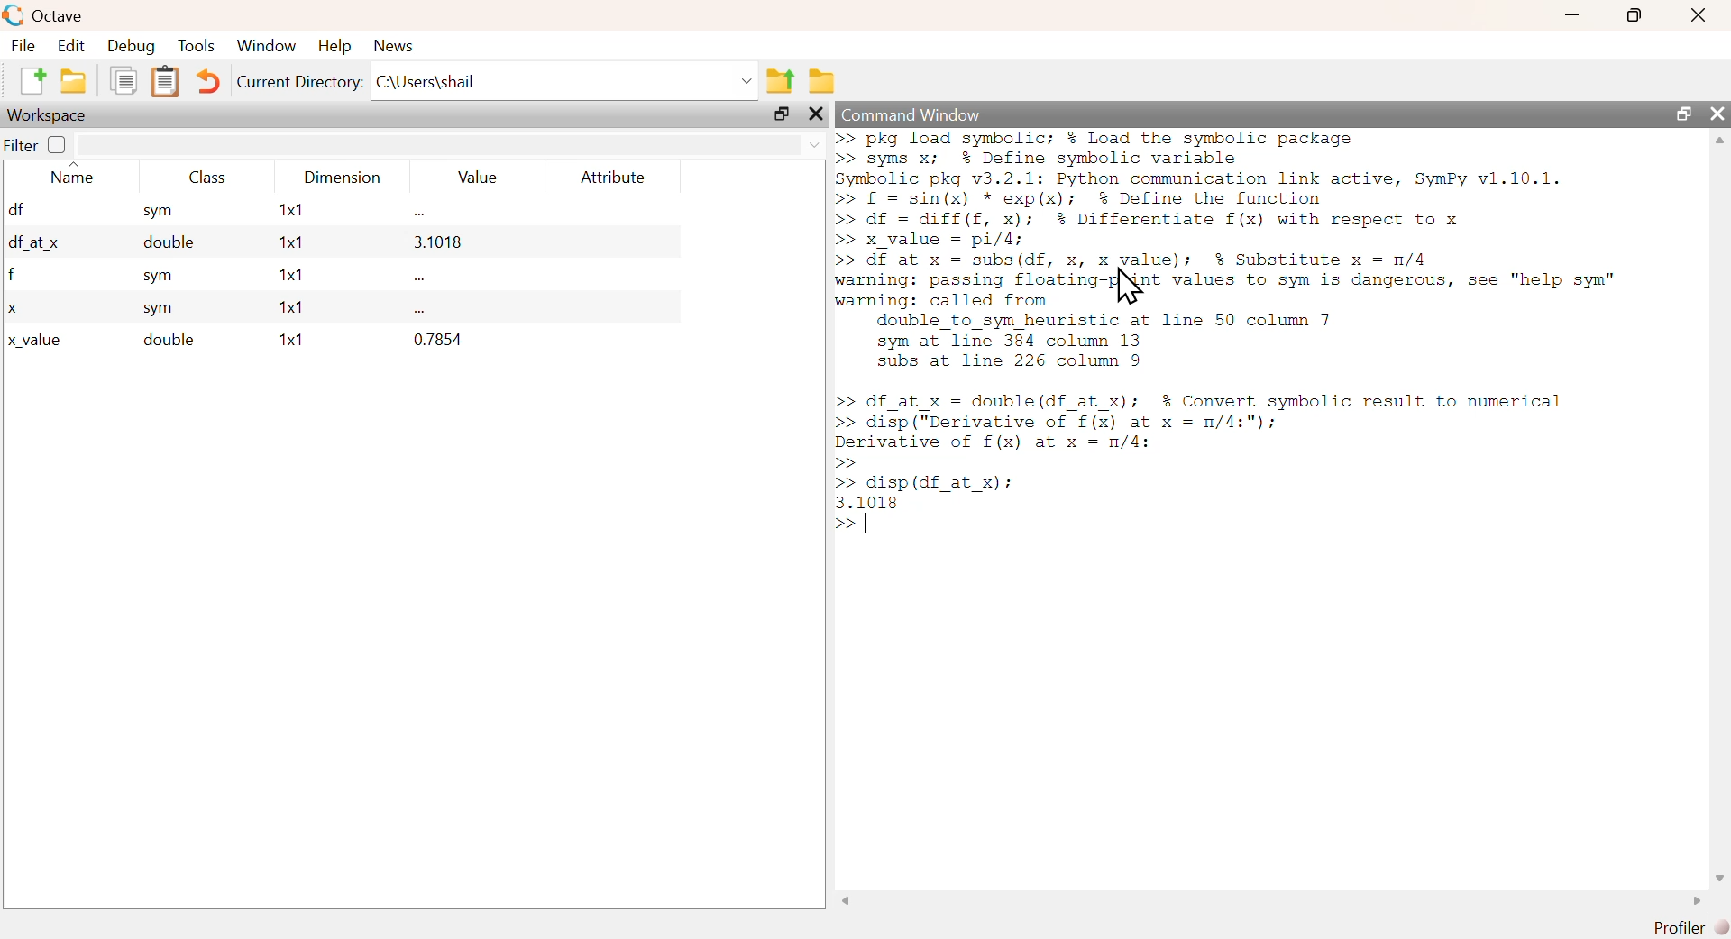 Image resolution: width=1731 pixels, height=939 pixels. Describe the element at coordinates (1634, 16) in the screenshot. I see `maximize` at that location.